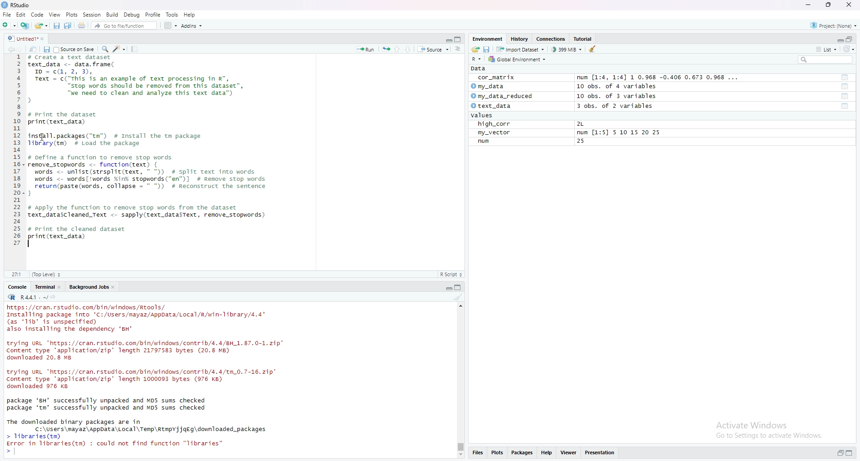 The height and width of the screenshot is (461, 860). I want to click on save current document, so click(56, 26).